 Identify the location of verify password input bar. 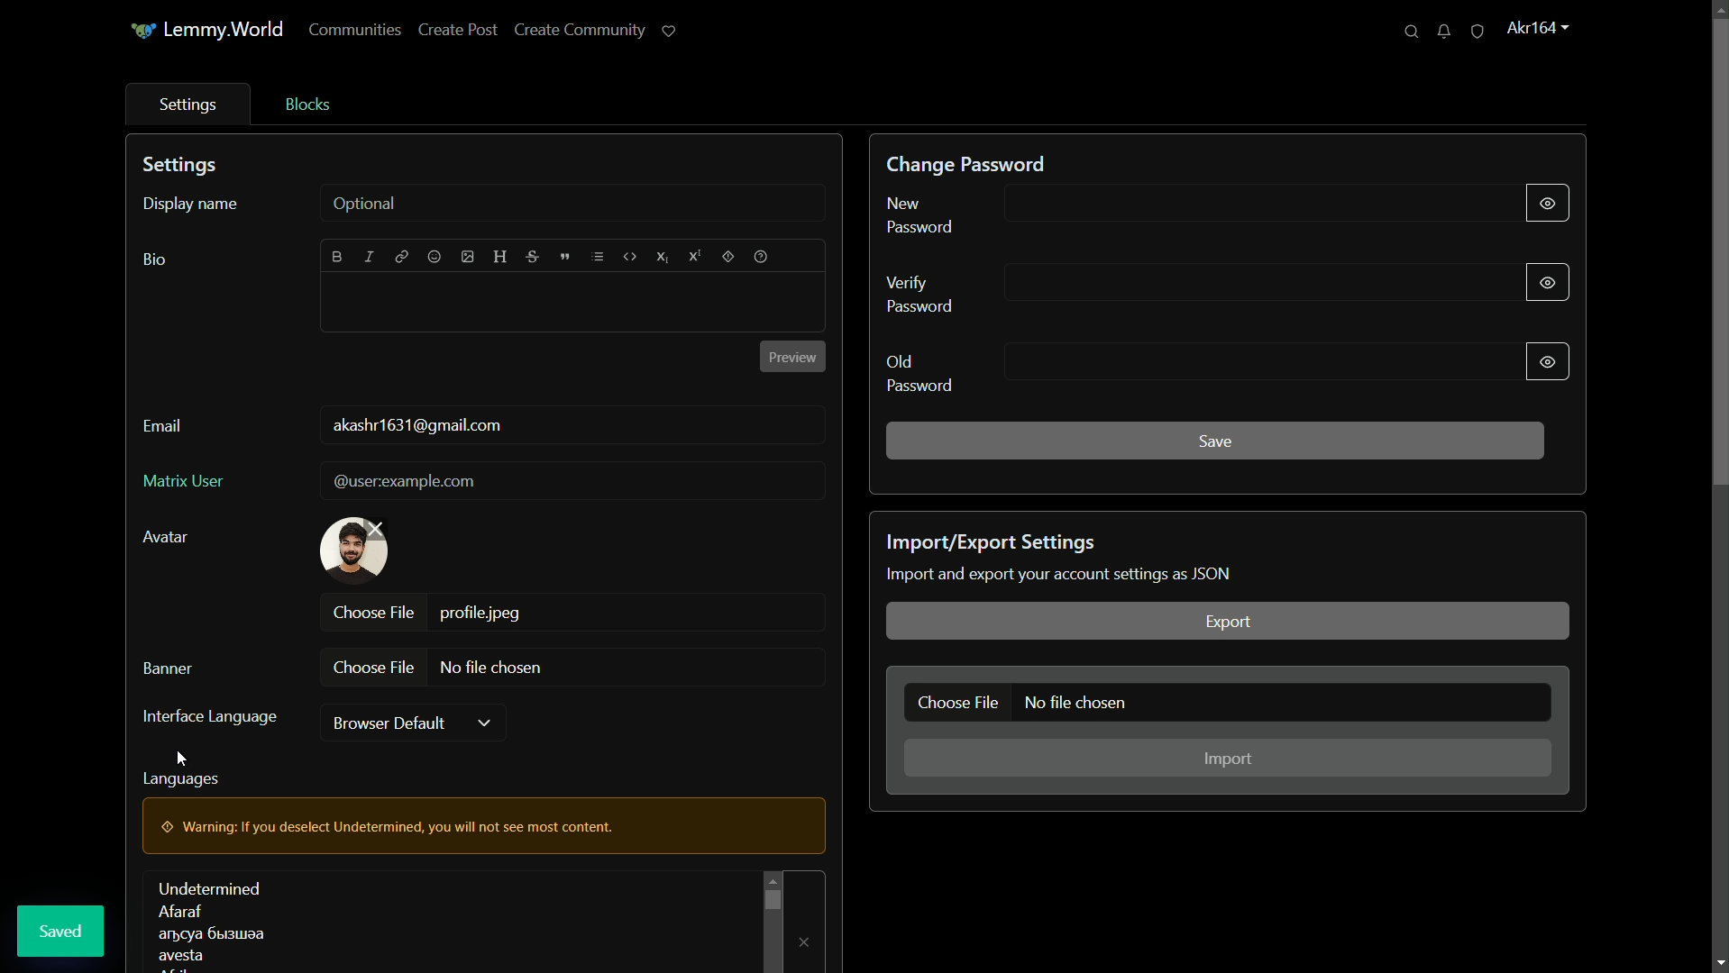
(1244, 281).